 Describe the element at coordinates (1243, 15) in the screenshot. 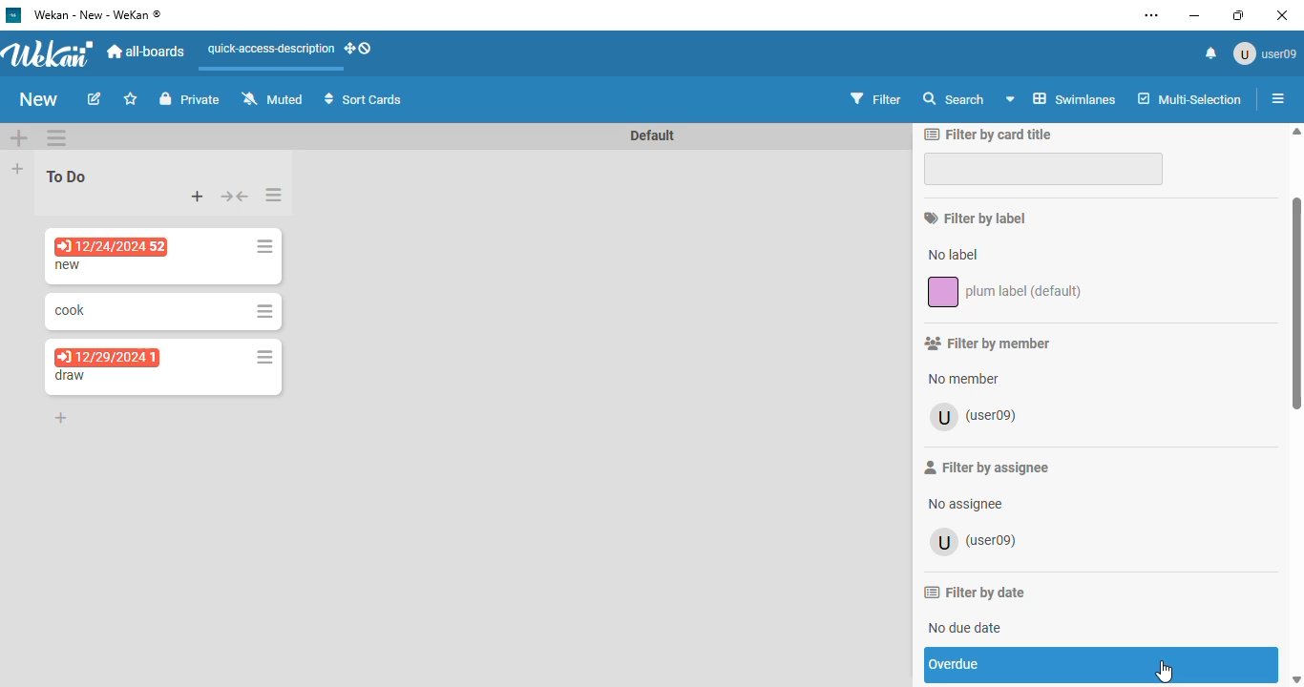

I see `maximize` at that location.